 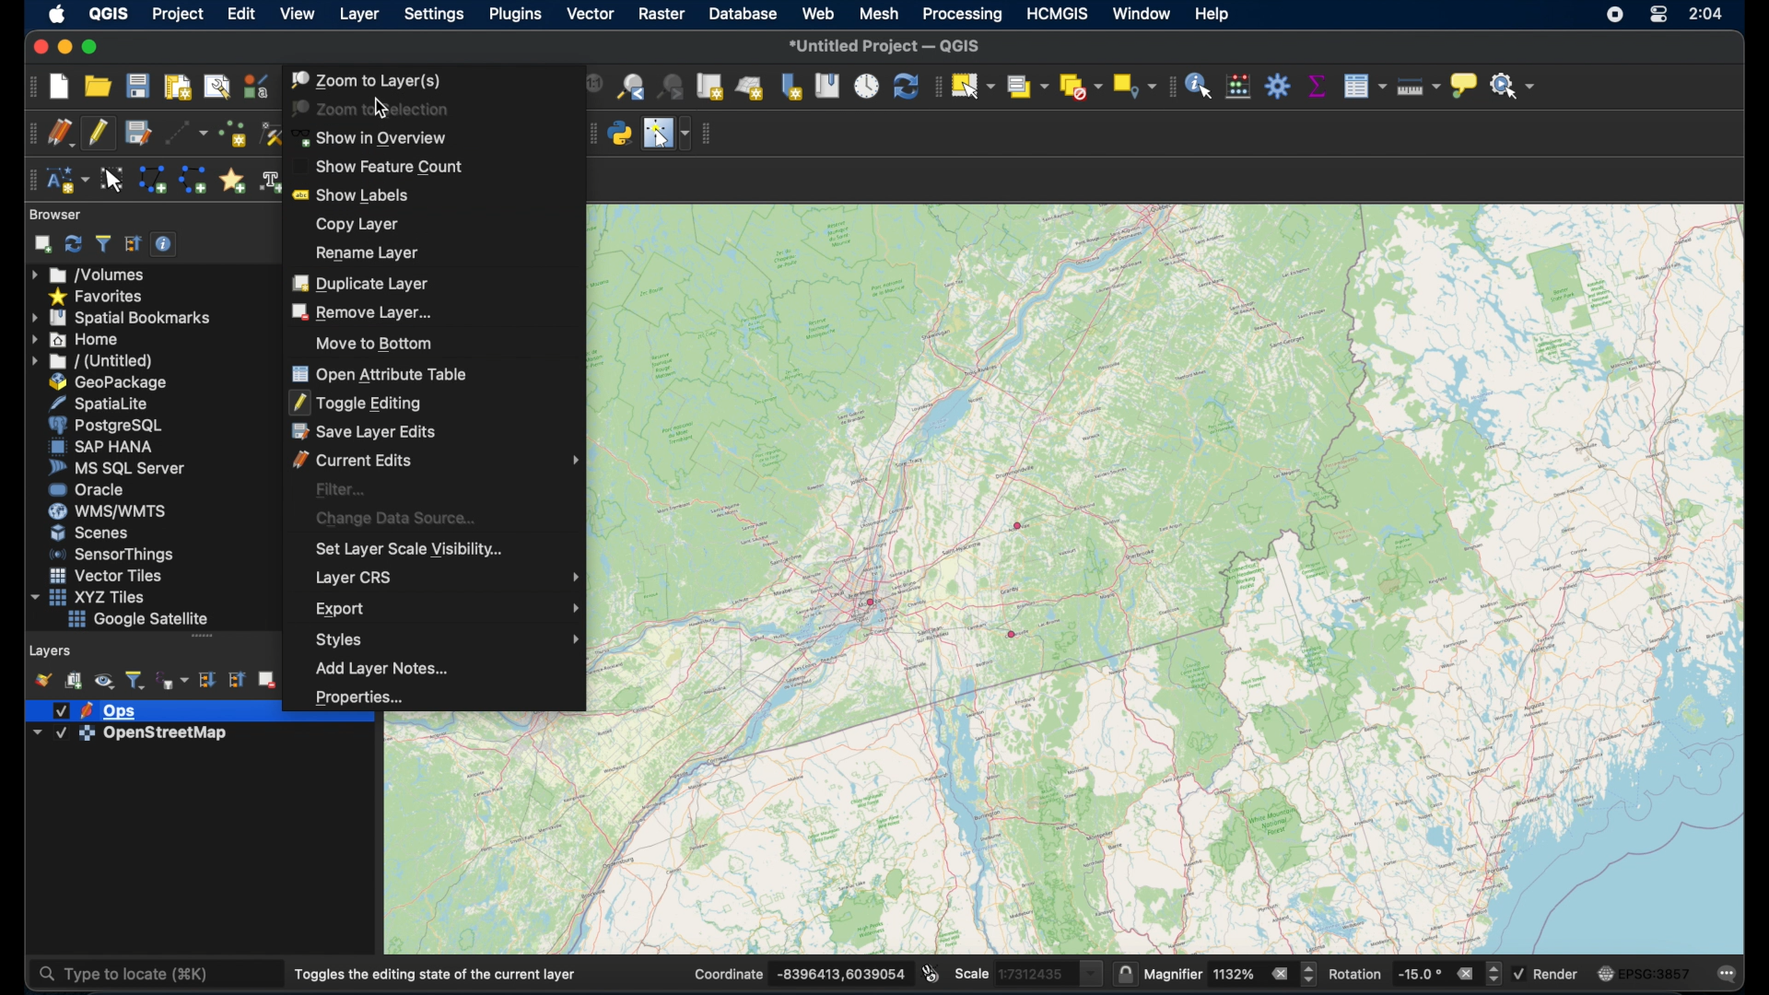 What do you see at coordinates (112, 467) in the screenshot?
I see `ms sql server` at bounding box center [112, 467].